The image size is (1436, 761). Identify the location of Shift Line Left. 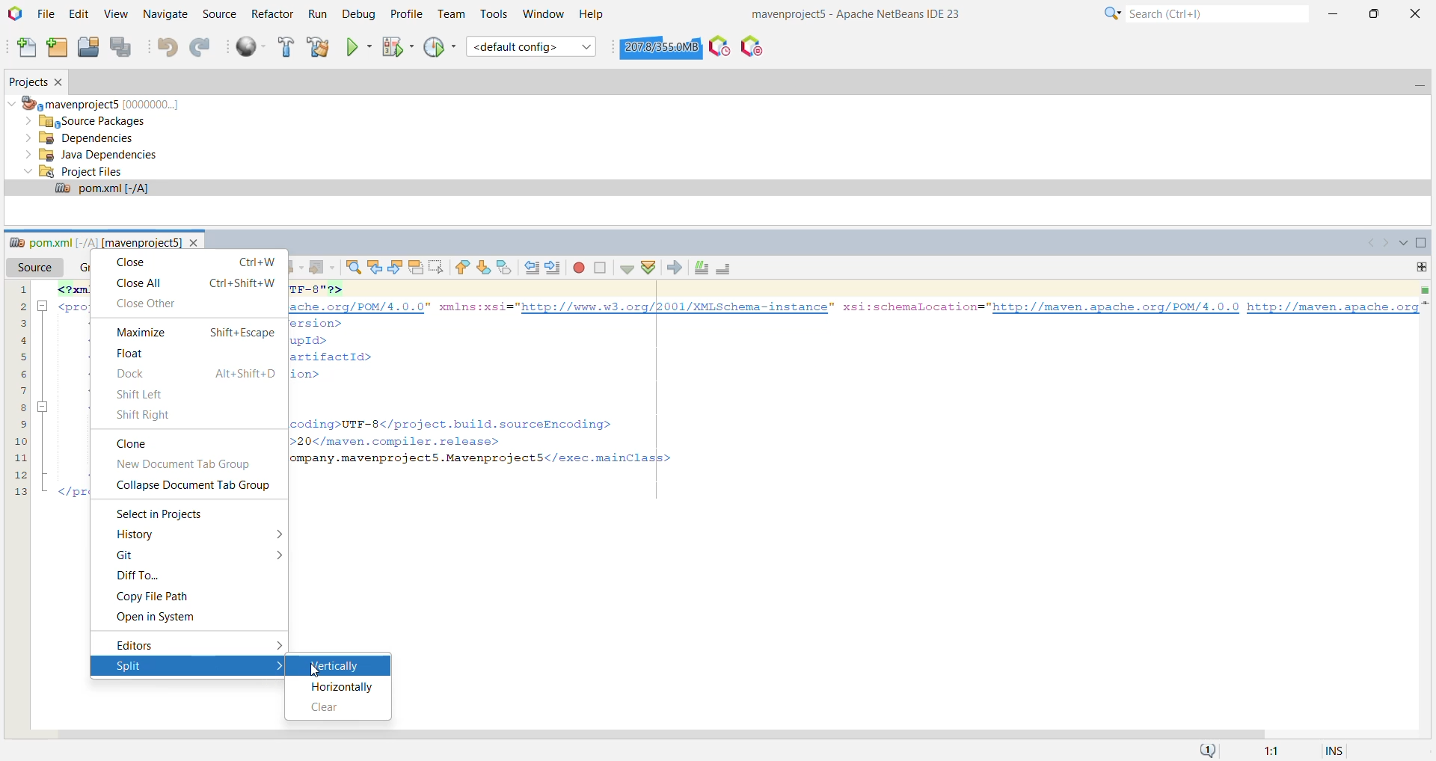
(530, 268).